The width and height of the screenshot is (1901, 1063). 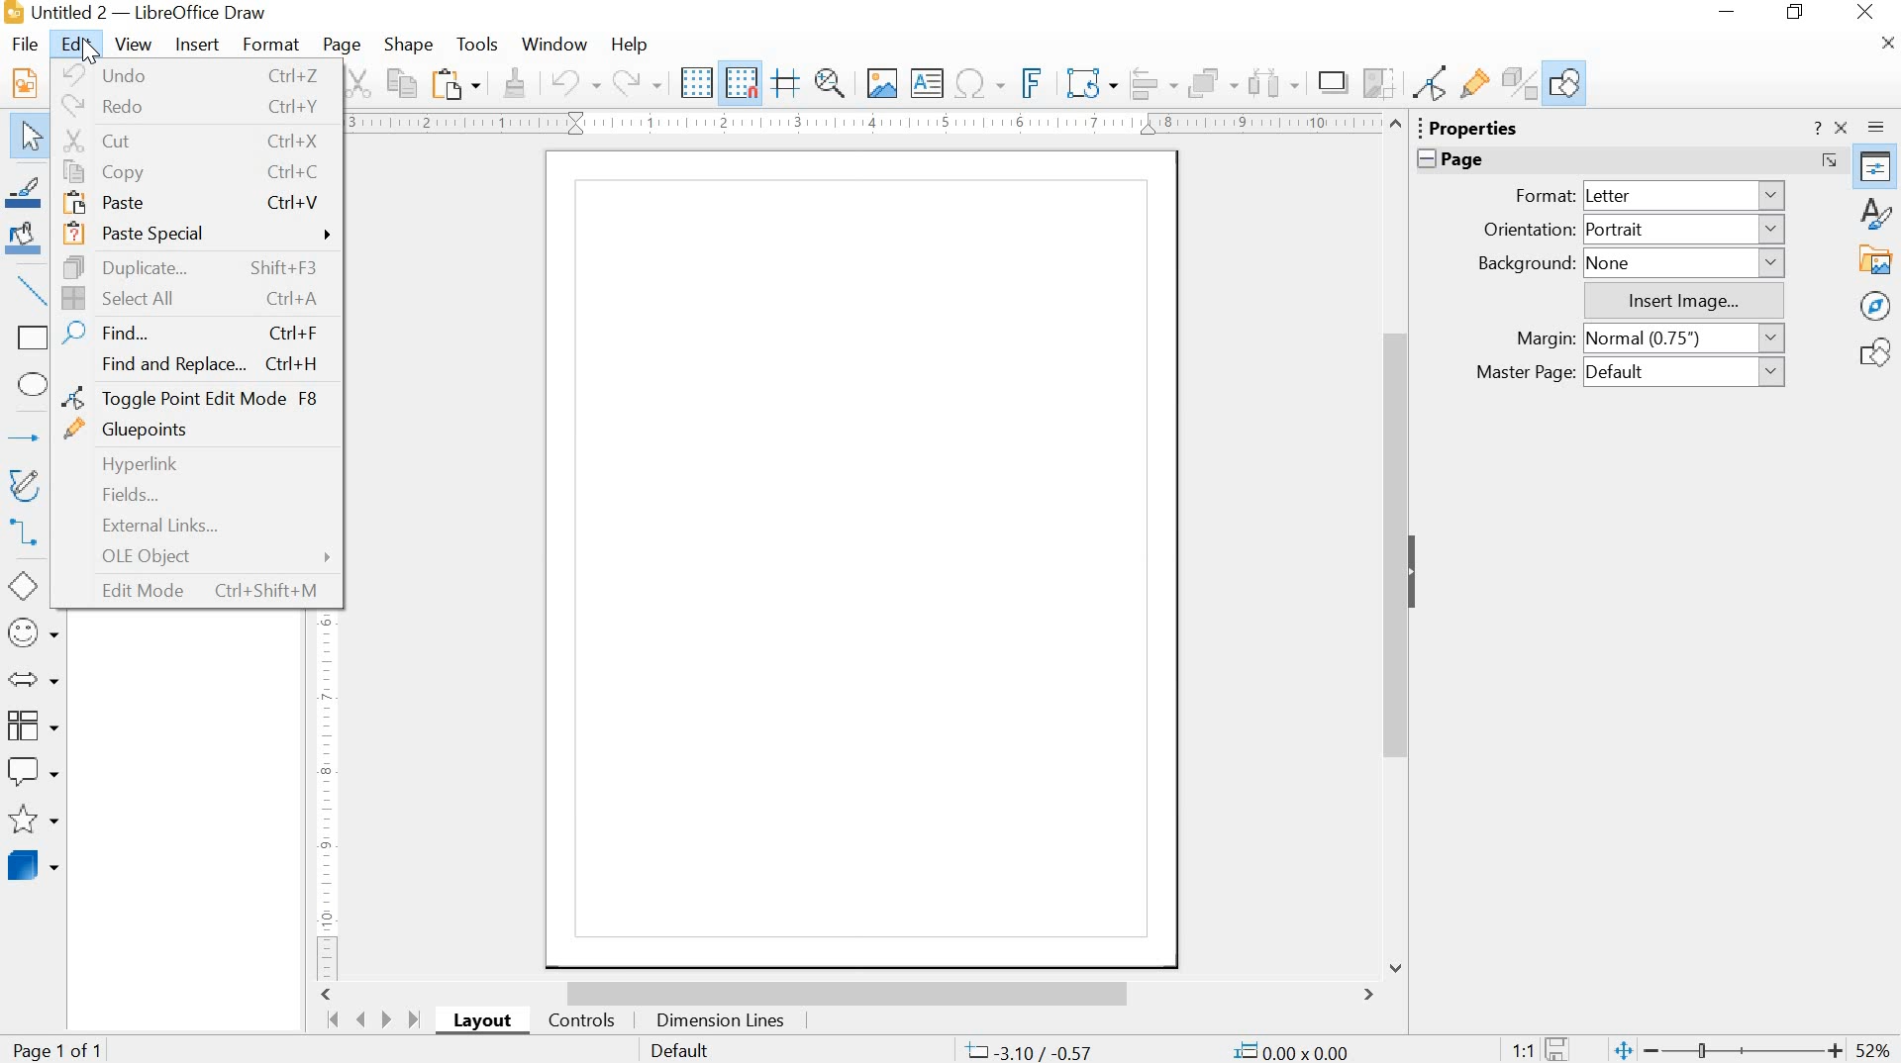 What do you see at coordinates (636, 83) in the screenshot?
I see `Redo` at bounding box center [636, 83].